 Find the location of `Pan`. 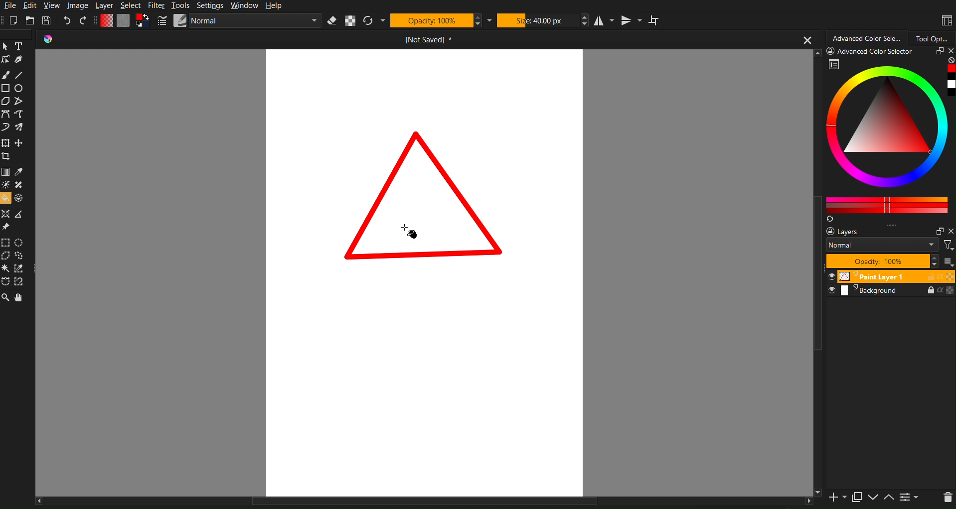

Pan is located at coordinates (21, 298).